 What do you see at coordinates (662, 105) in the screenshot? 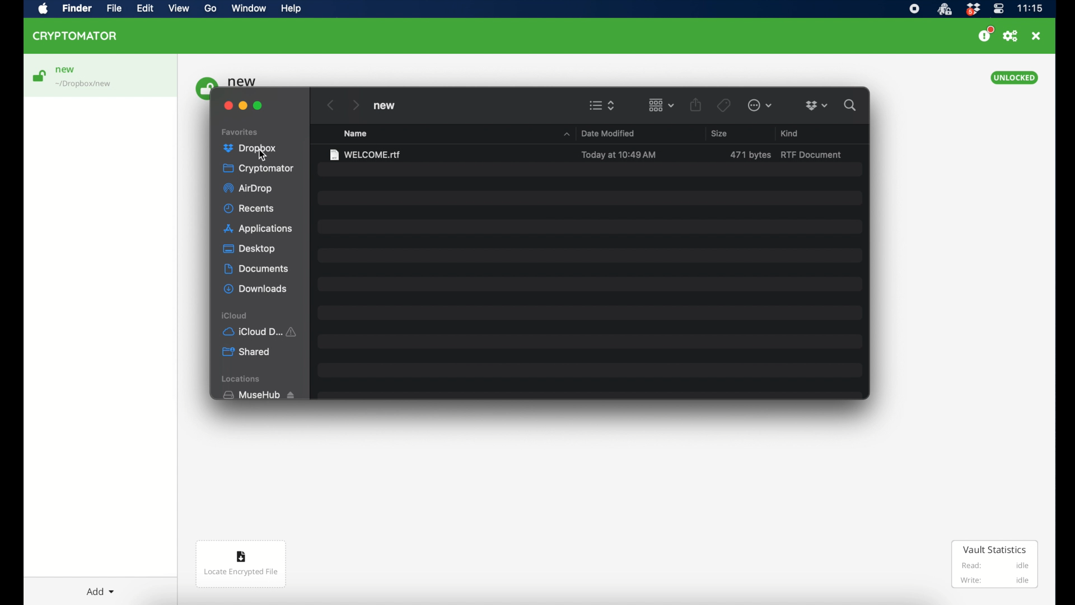
I see `change item grouping` at bounding box center [662, 105].